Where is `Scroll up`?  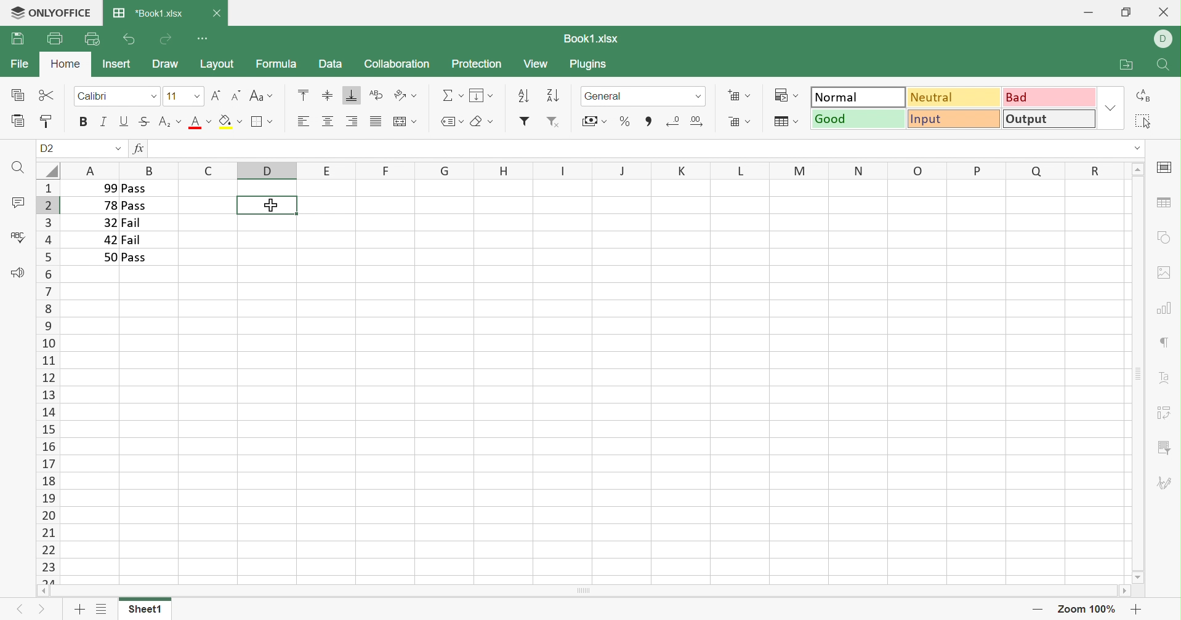 Scroll up is located at coordinates (1139, 168).